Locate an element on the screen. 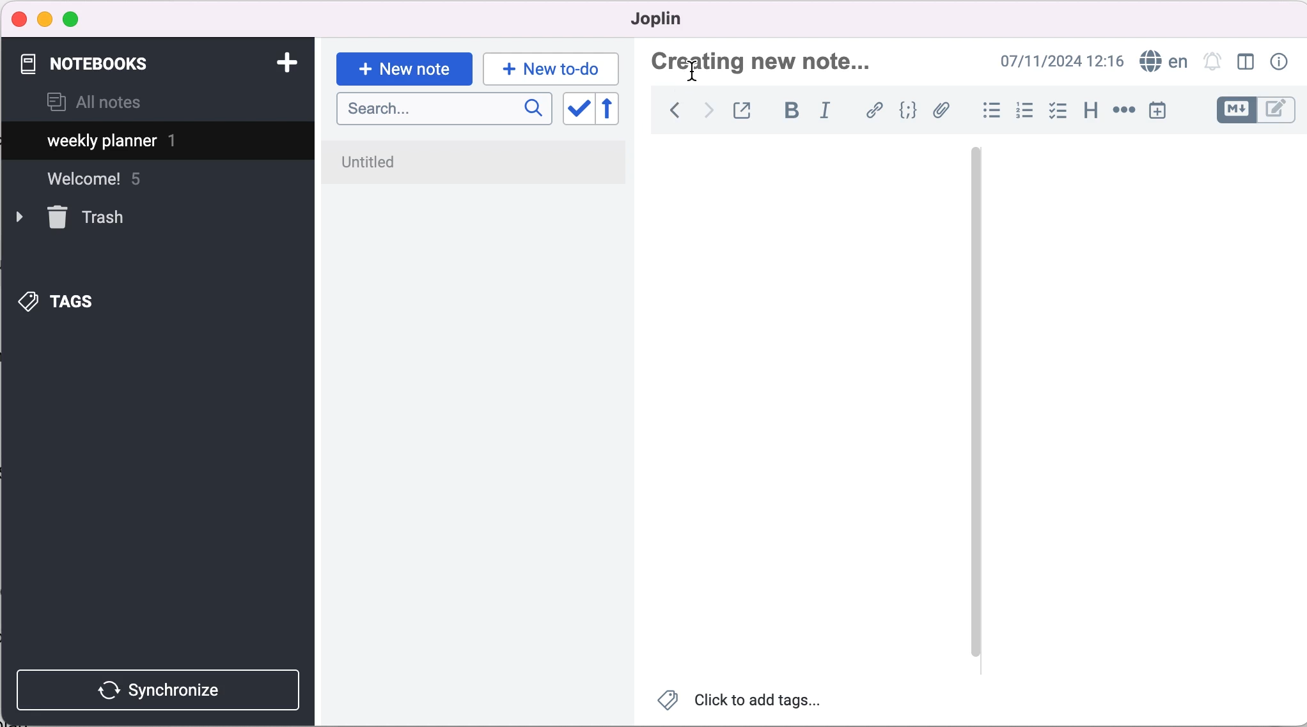 This screenshot has width=1307, height=727. hyperlink is located at coordinates (875, 112).